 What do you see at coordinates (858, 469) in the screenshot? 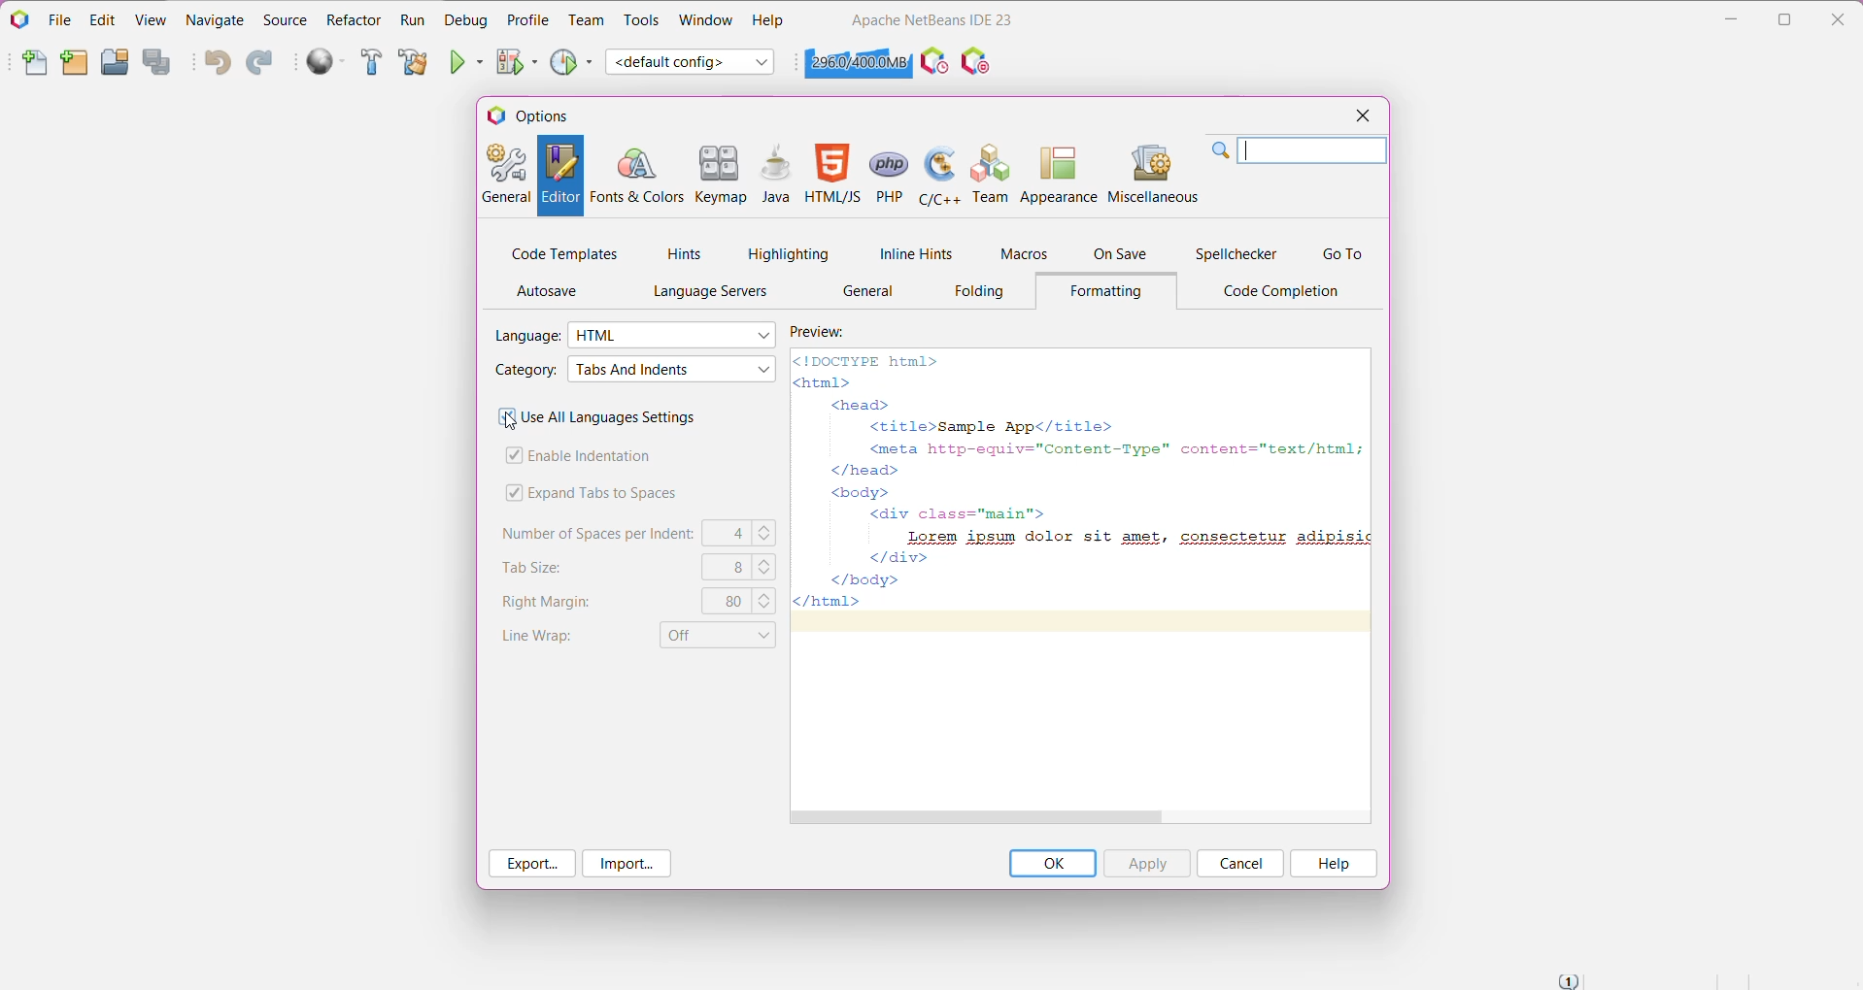
I see `</head>` at bounding box center [858, 469].